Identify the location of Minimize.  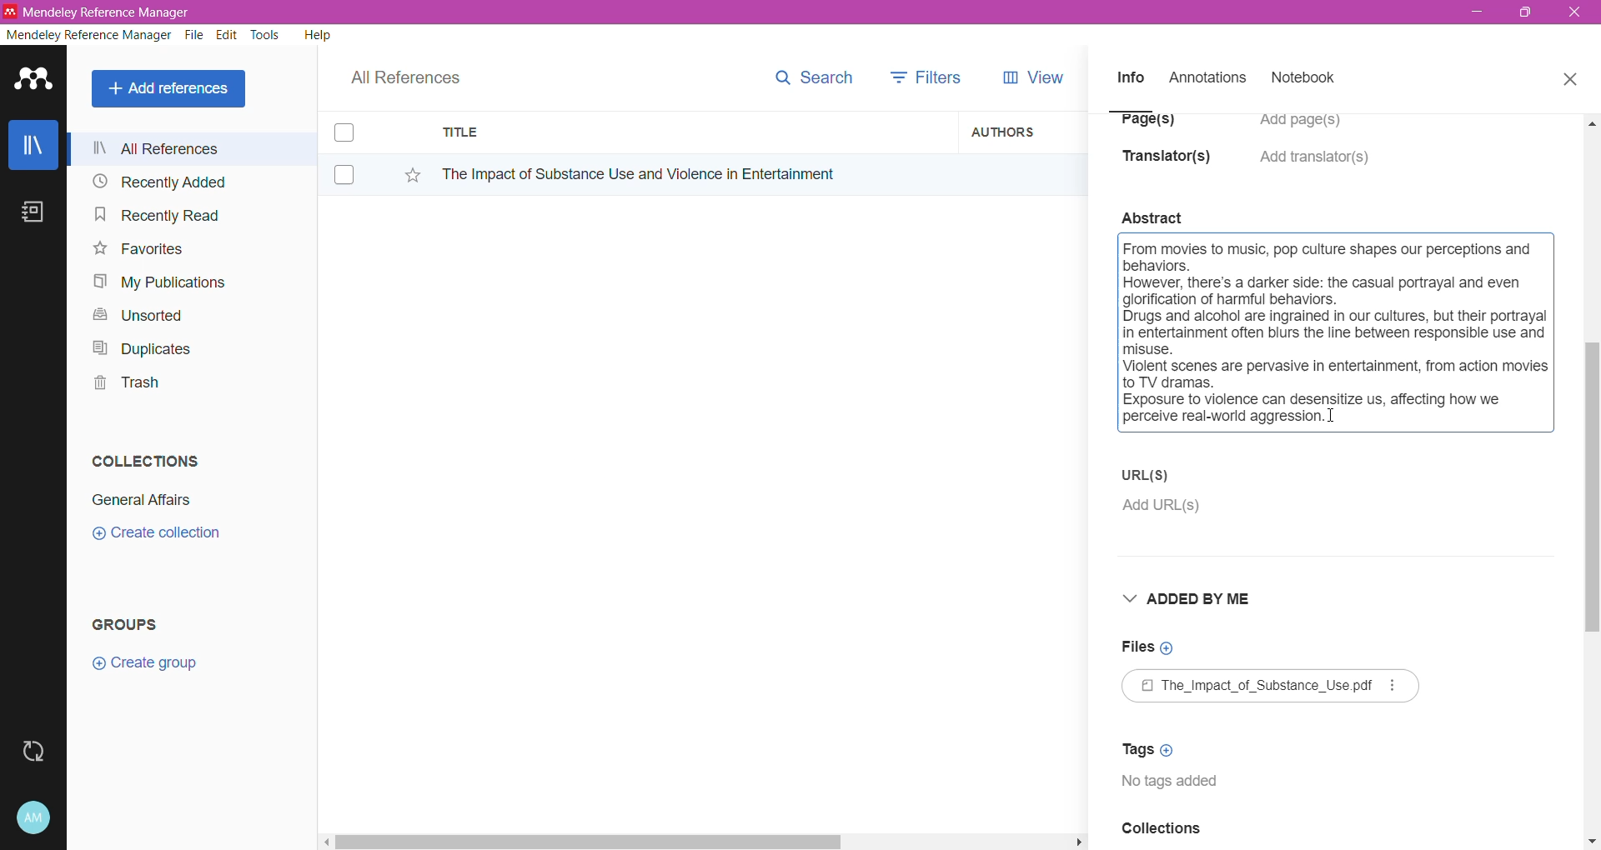
(1477, 12).